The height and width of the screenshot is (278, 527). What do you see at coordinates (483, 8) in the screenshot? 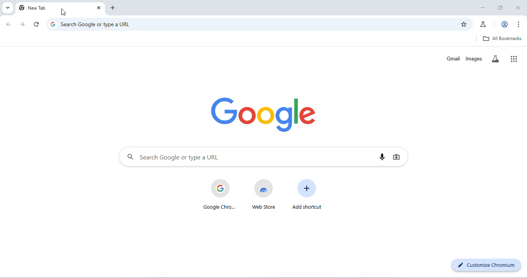
I see `minimize` at bounding box center [483, 8].